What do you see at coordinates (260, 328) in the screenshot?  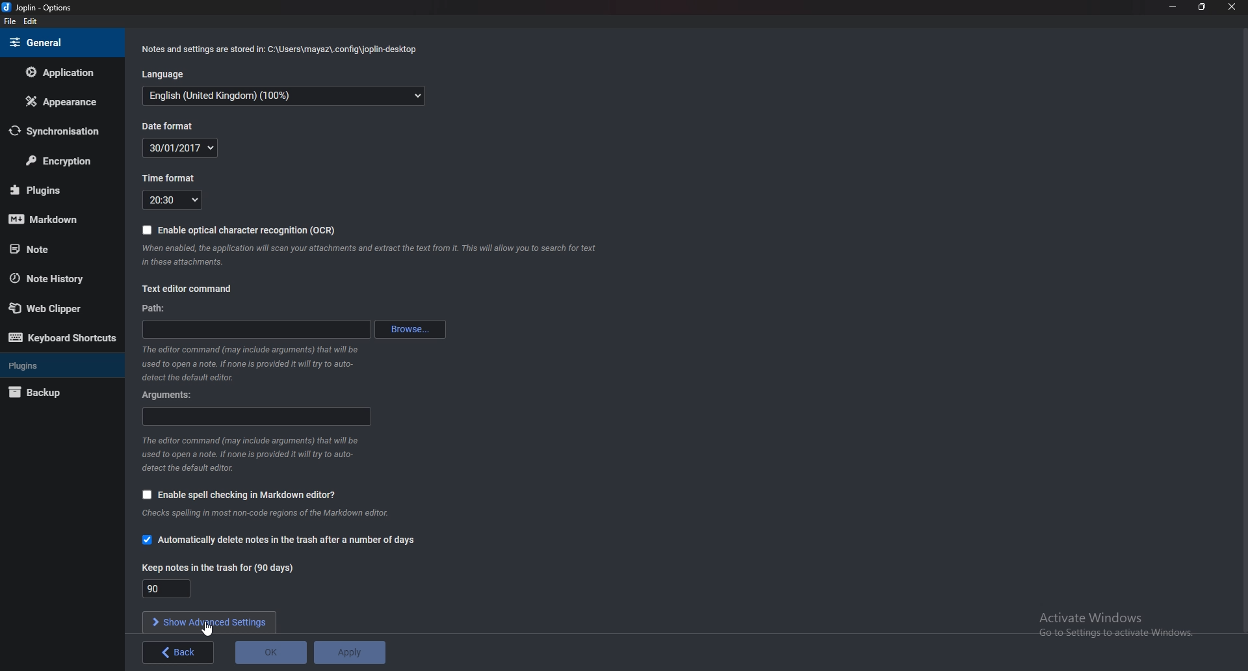 I see `path` at bounding box center [260, 328].